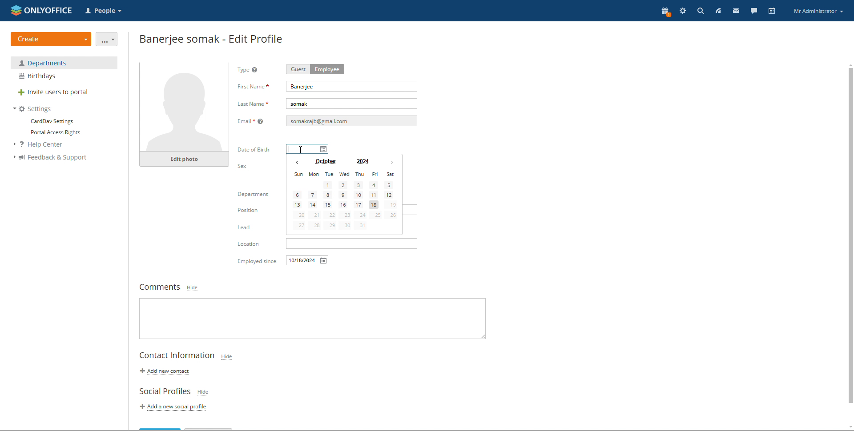 This screenshot has height=431, width=854. Describe the element at coordinates (683, 12) in the screenshot. I see `settings` at that location.